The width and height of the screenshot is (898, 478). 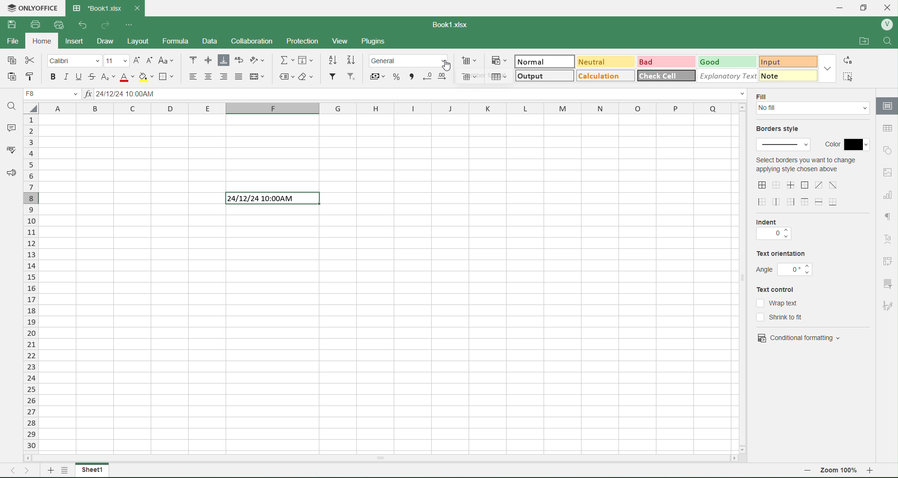 What do you see at coordinates (412, 75) in the screenshot?
I see `Comma Style` at bounding box center [412, 75].